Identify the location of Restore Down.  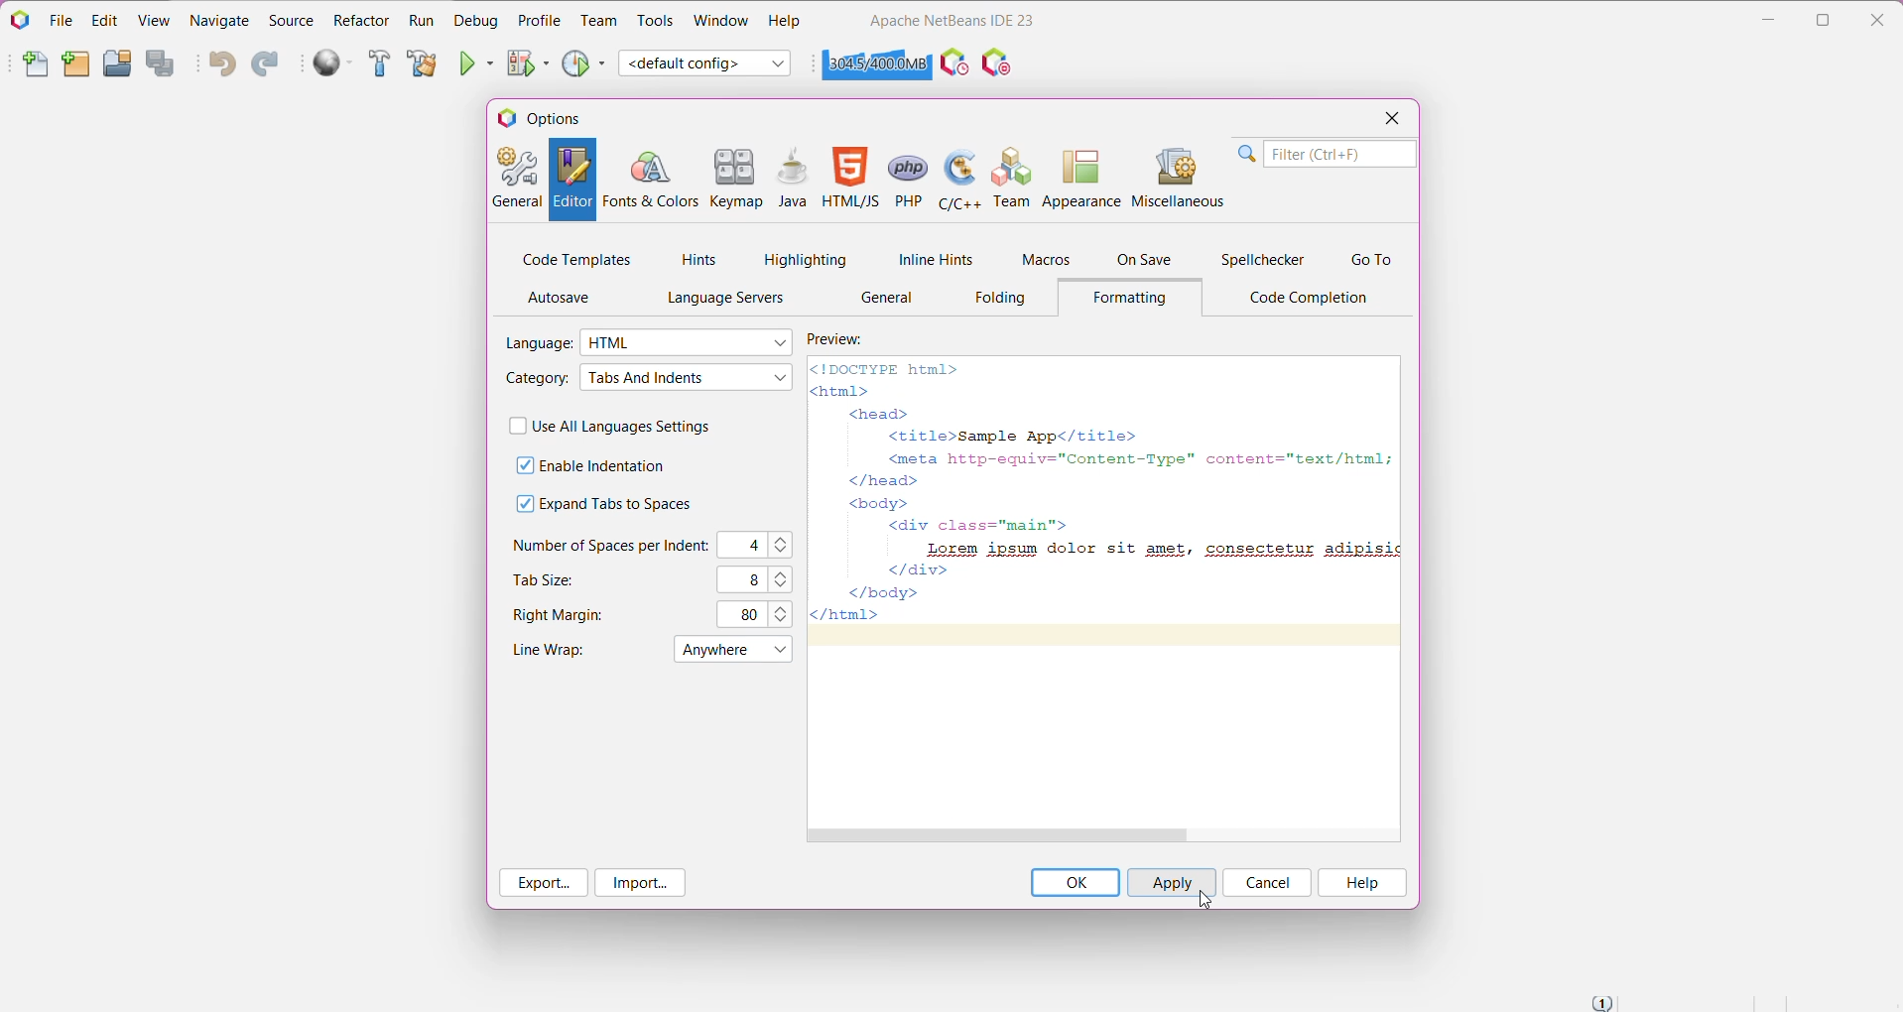
(1826, 20).